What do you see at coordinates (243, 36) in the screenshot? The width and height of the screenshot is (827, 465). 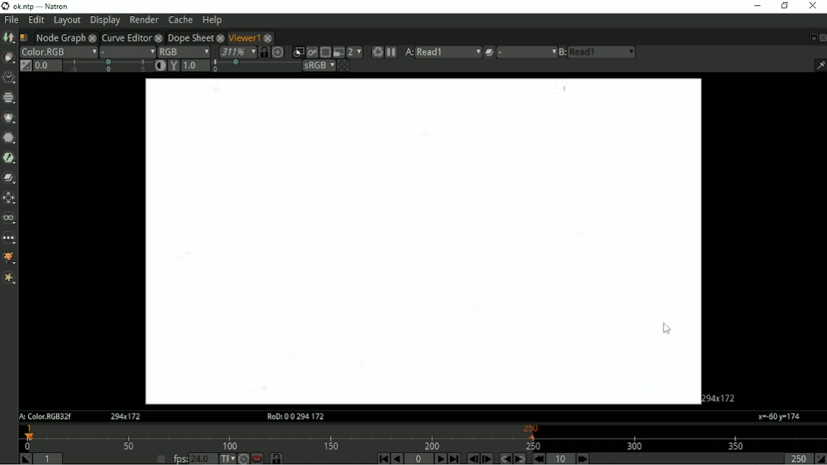 I see `Viewer1` at bounding box center [243, 36].